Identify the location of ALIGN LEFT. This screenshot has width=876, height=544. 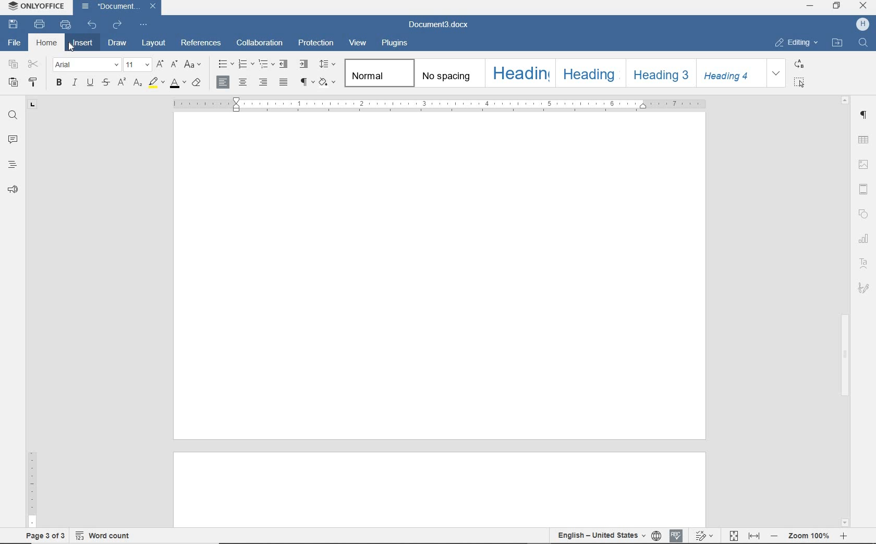
(223, 82).